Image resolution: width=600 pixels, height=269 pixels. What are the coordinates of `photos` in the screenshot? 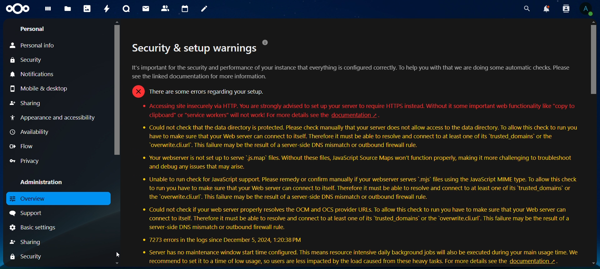 It's located at (87, 9).